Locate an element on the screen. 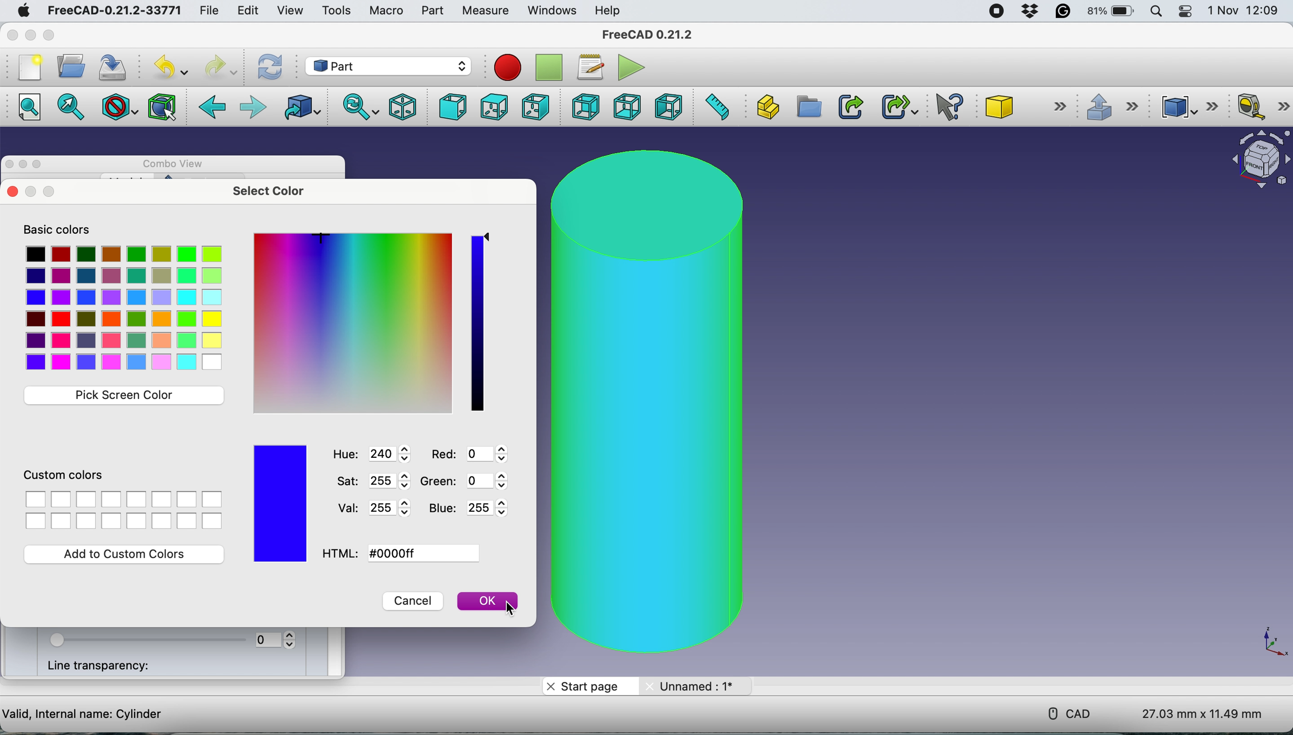 Image resolution: width=1293 pixels, height=735 pixels. html is located at coordinates (403, 555).